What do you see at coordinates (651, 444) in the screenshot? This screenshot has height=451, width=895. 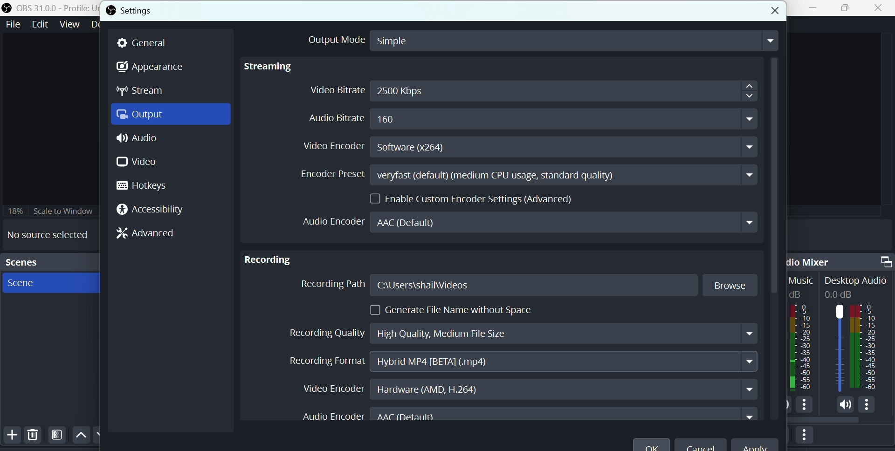 I see `O K` at bounding box center [651, 444].